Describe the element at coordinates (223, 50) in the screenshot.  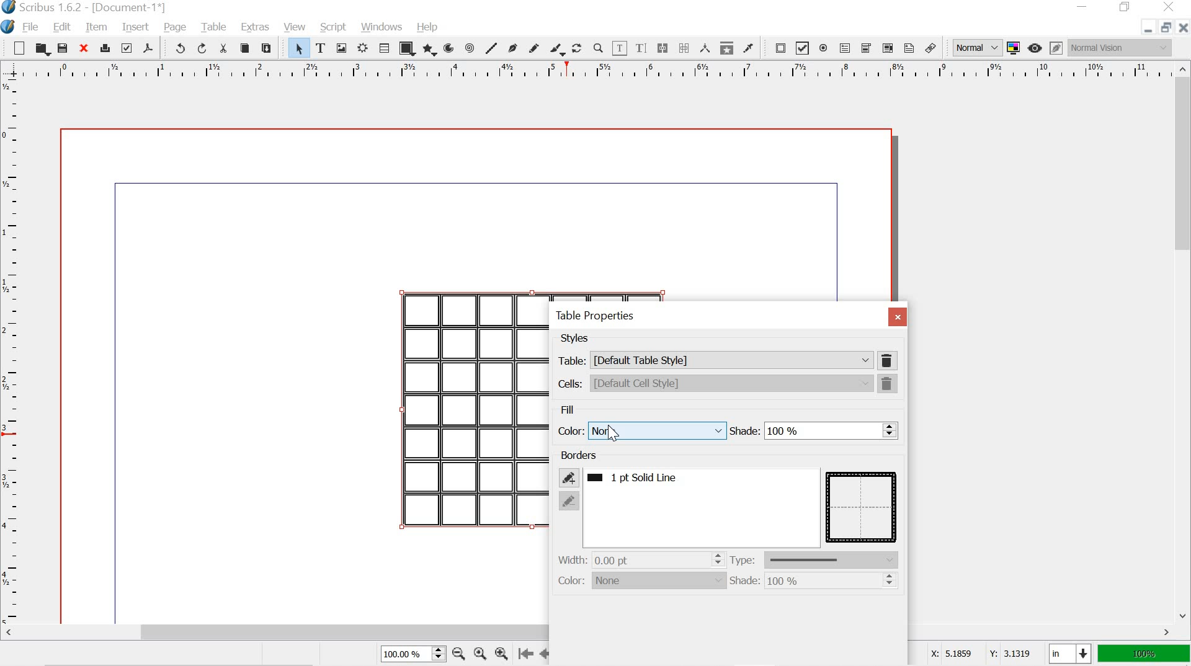
I see `cut` at that location.